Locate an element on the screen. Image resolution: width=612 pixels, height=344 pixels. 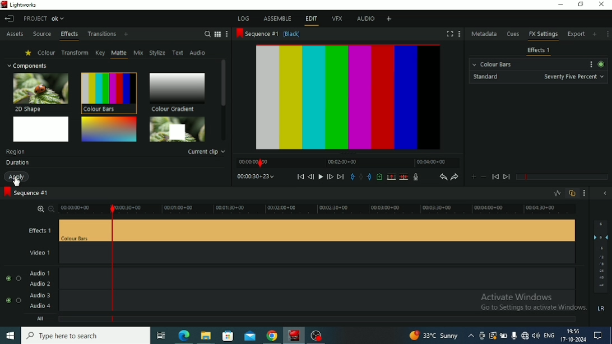
Chrome is located at coordinates (272, 335).